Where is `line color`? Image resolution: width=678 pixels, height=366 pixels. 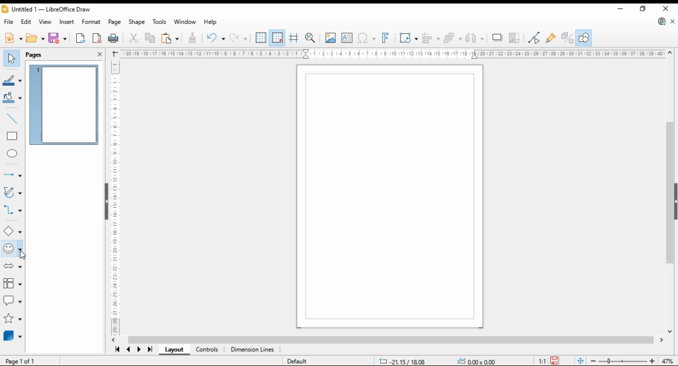 line color is located at coordinates (13, 79).